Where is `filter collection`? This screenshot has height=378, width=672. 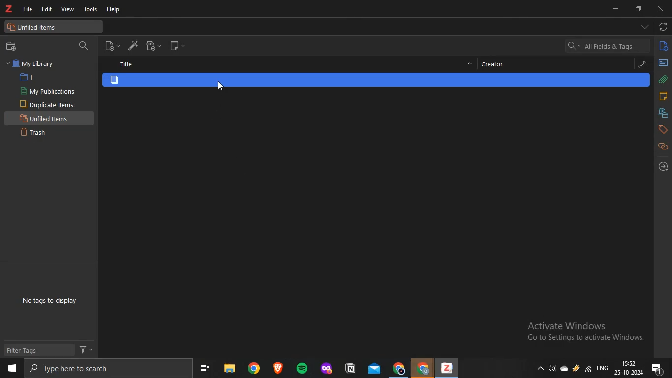 filter collection is located at coordinates (85, 46).